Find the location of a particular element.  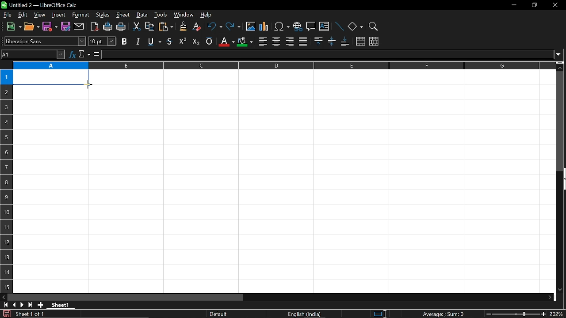

Name box is located at coordinates (33, 55).